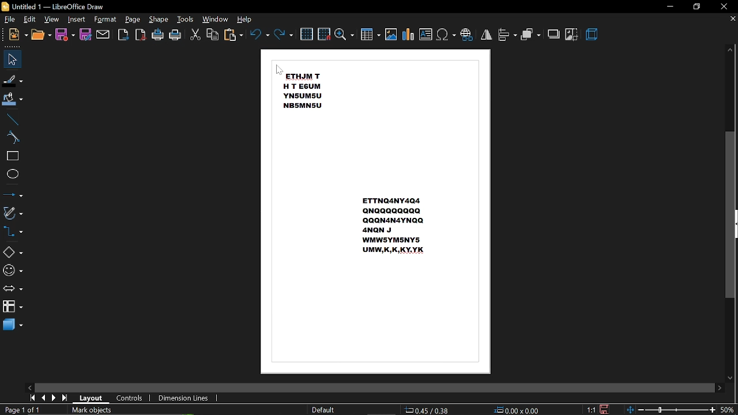  What do you see at coordinates (284, 35) in the screenshot?
I see `redo` at bounding box center [284, 35].